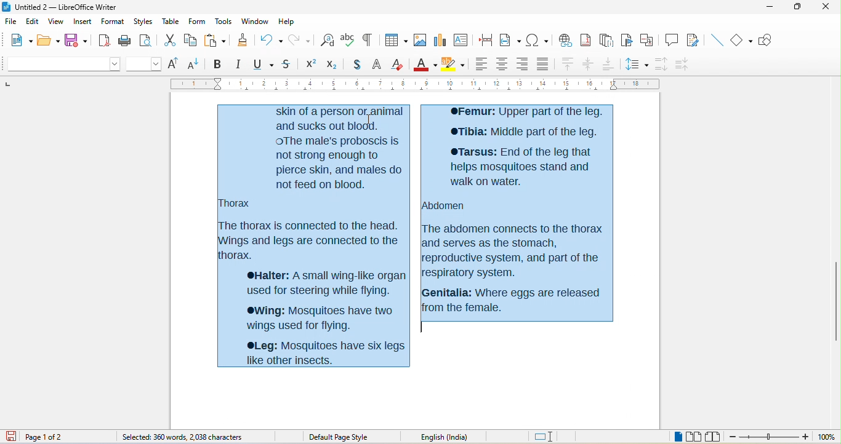 The width and height of the screenshot is (841, 444). What do you see at coordinates (62, 6) in the screenshot?
I see `untitled 2 - libreoffice writer` at bounding box center [62, 6].